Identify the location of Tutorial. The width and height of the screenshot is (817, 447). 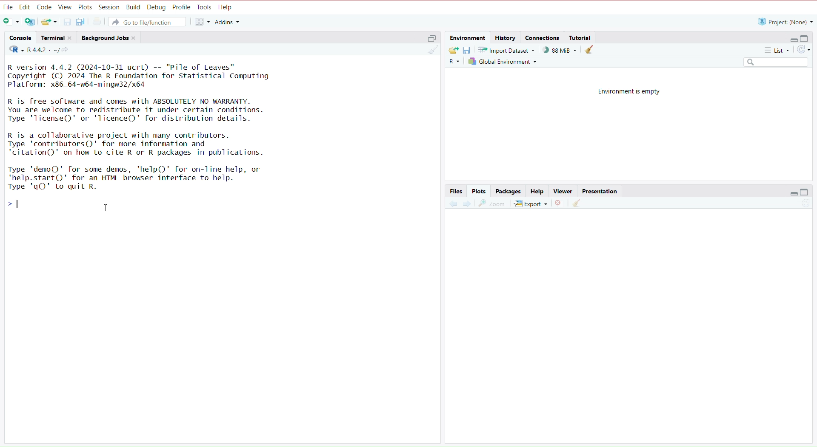
(581, 37).